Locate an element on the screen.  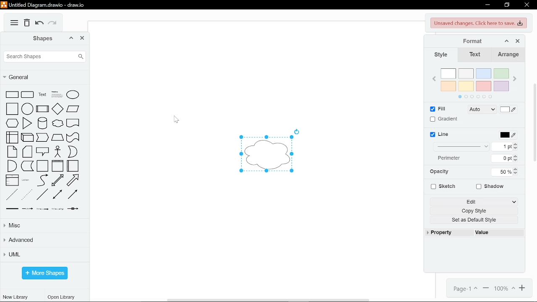
decrease opacity is located at coordinates (517, 174).